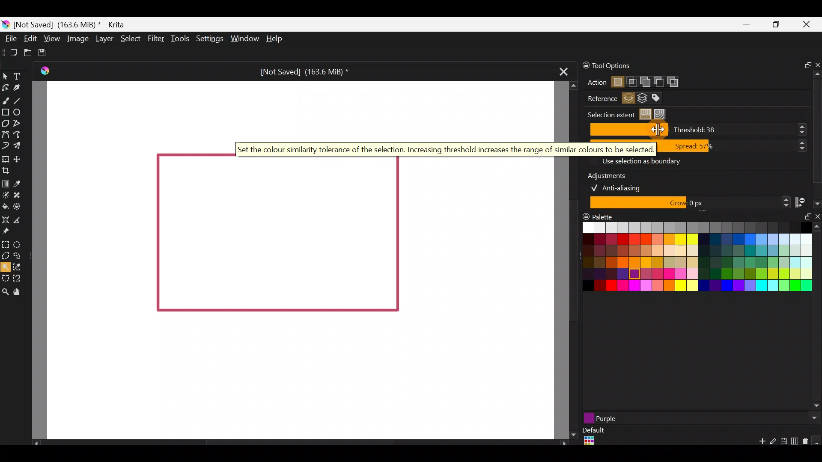 Image resolution: width=822 pixels, height=462 pixels. Describe the element at coordinates (817, 318) in the screenshot. I see `Scroll bar` at that location.